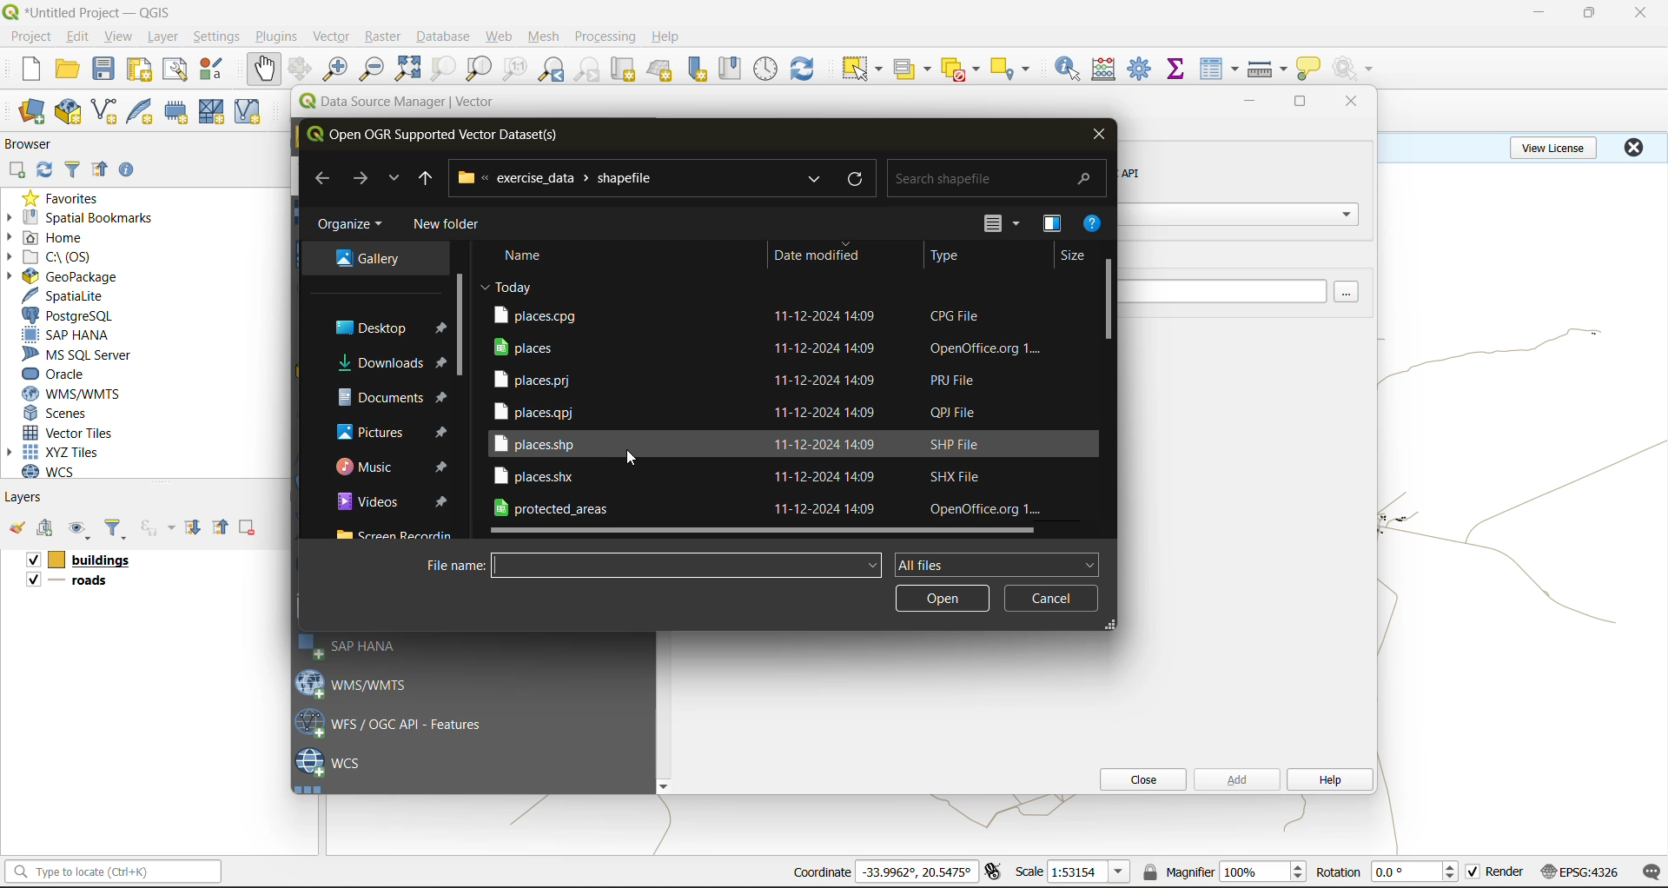 This screenshot has height=888, width=1668. I want to click on crs, so click(1580, 871).